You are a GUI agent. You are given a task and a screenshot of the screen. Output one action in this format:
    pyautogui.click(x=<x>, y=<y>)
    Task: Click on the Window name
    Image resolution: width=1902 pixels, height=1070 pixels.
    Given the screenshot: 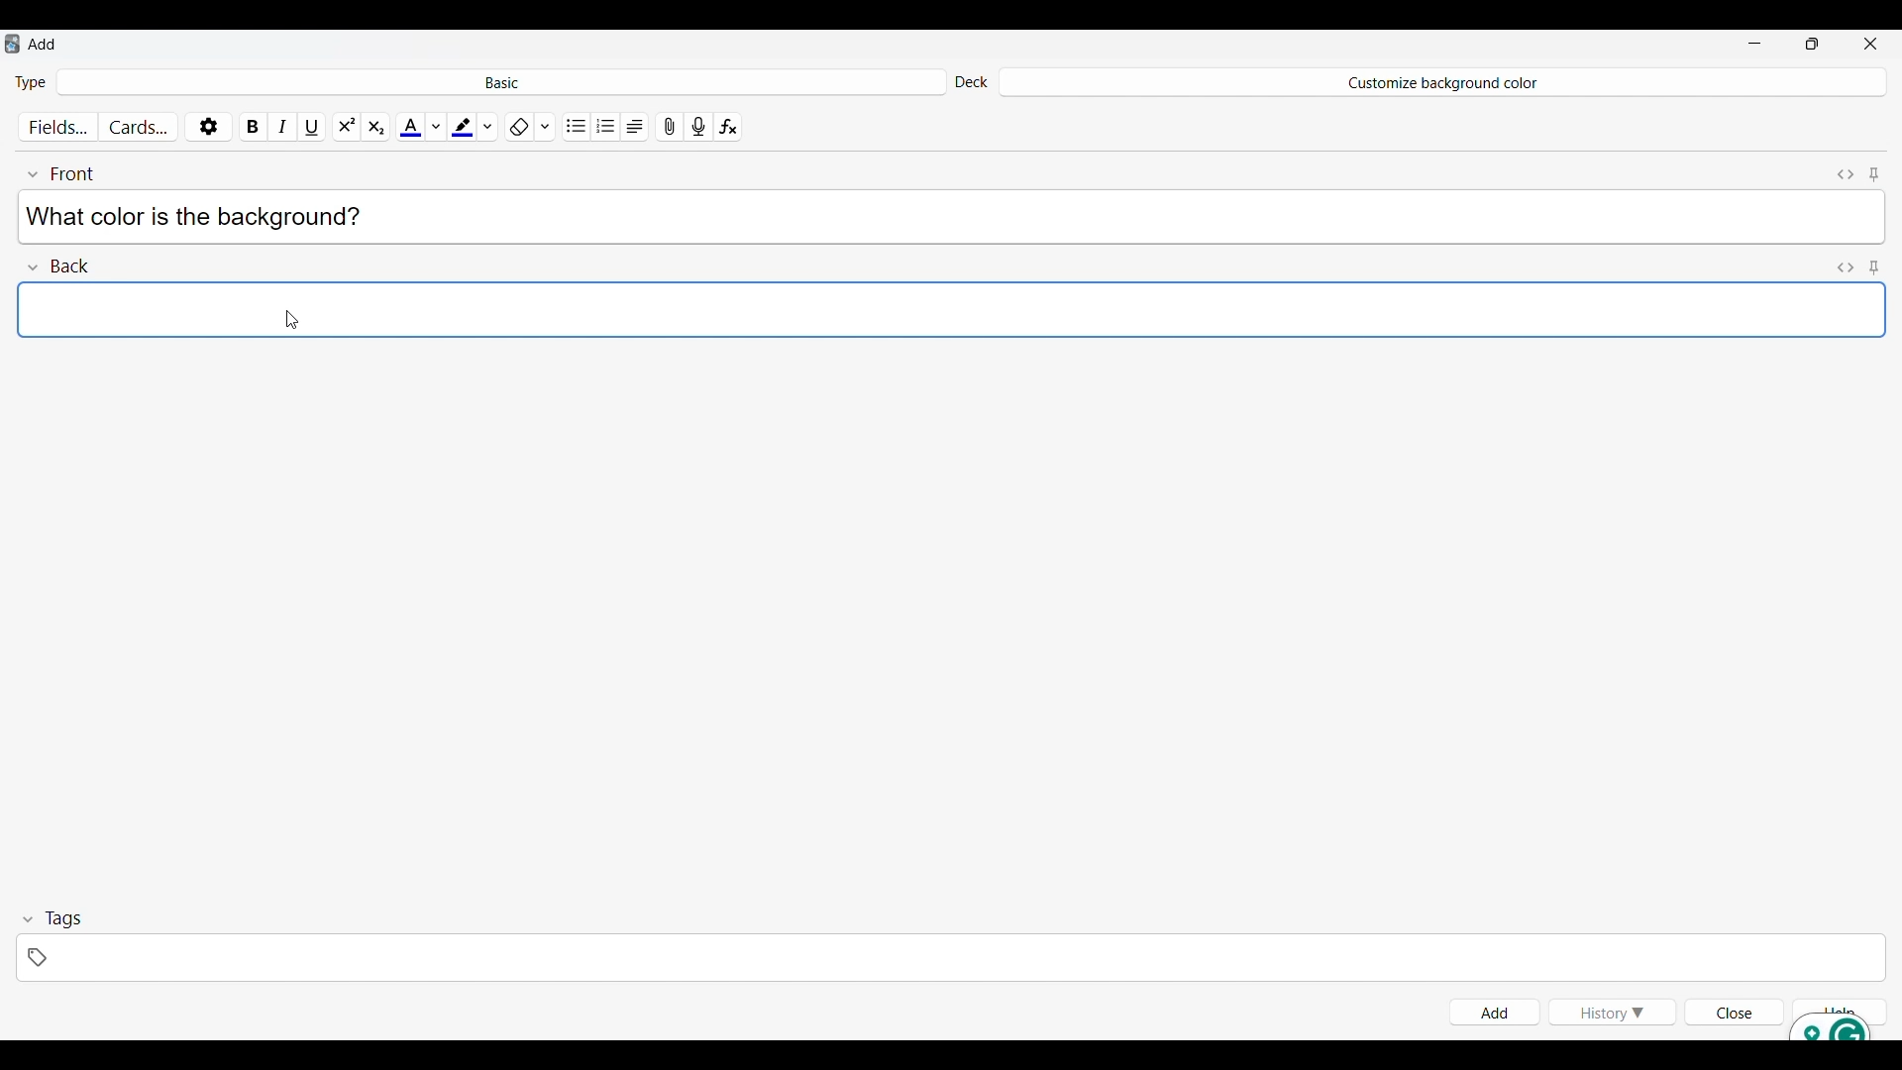 What is the action you would take?
    pyautogui.click(x=44, y=44)
    